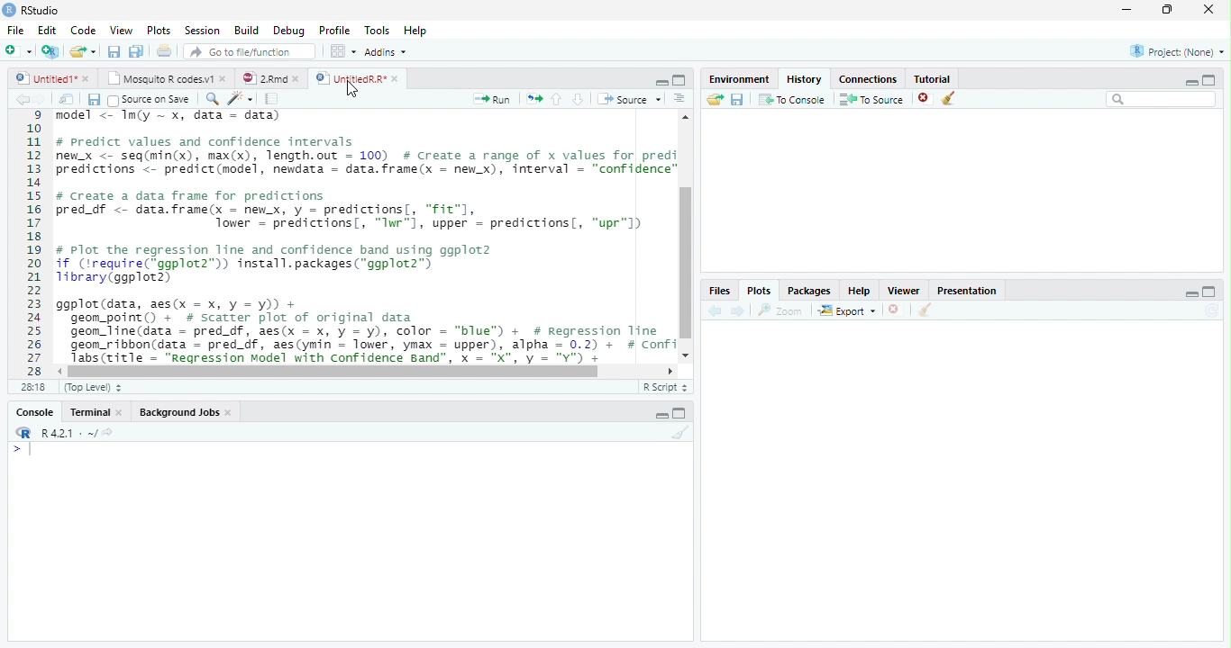  I want to click on Alignment, so click(679, 99).